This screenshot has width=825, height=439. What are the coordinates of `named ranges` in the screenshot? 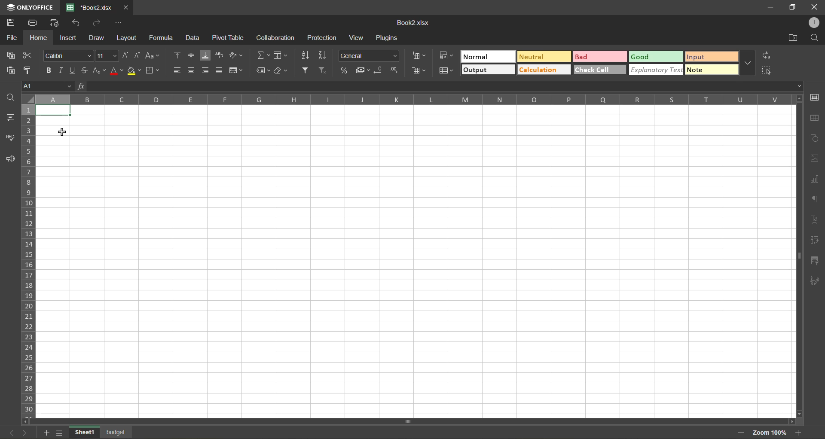 It's located at (263, 70).